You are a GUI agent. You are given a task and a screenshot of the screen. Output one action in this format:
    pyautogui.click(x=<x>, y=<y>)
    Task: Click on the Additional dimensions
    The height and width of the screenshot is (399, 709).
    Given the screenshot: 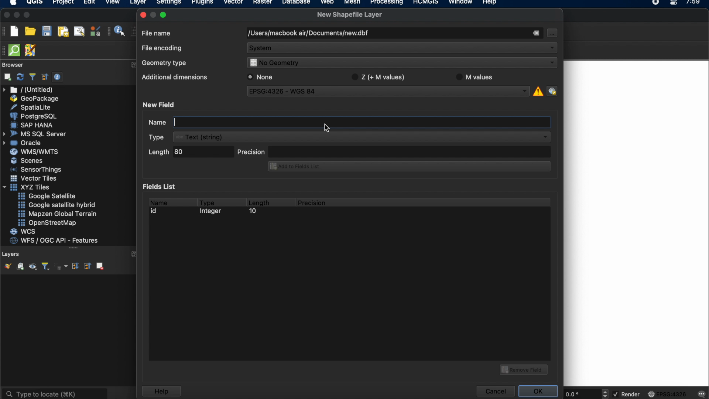 What is the action you would take?
    pyautogui.click(x=173, y=78)
    